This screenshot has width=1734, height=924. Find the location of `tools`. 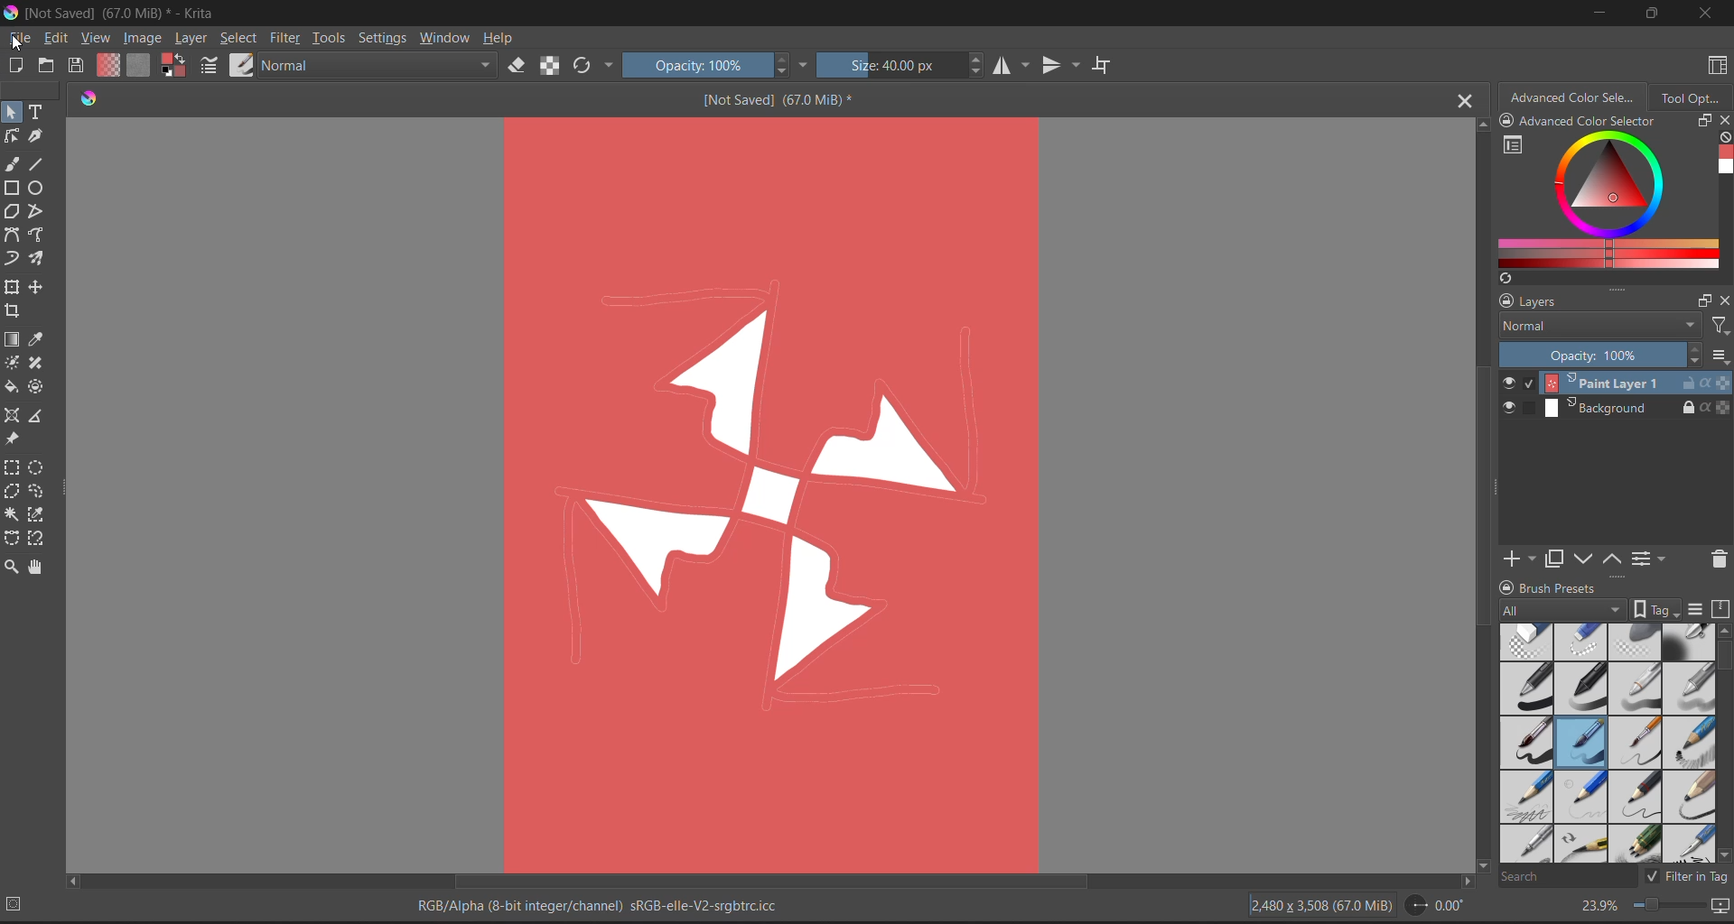

tools is located at coordinates (13, 493).